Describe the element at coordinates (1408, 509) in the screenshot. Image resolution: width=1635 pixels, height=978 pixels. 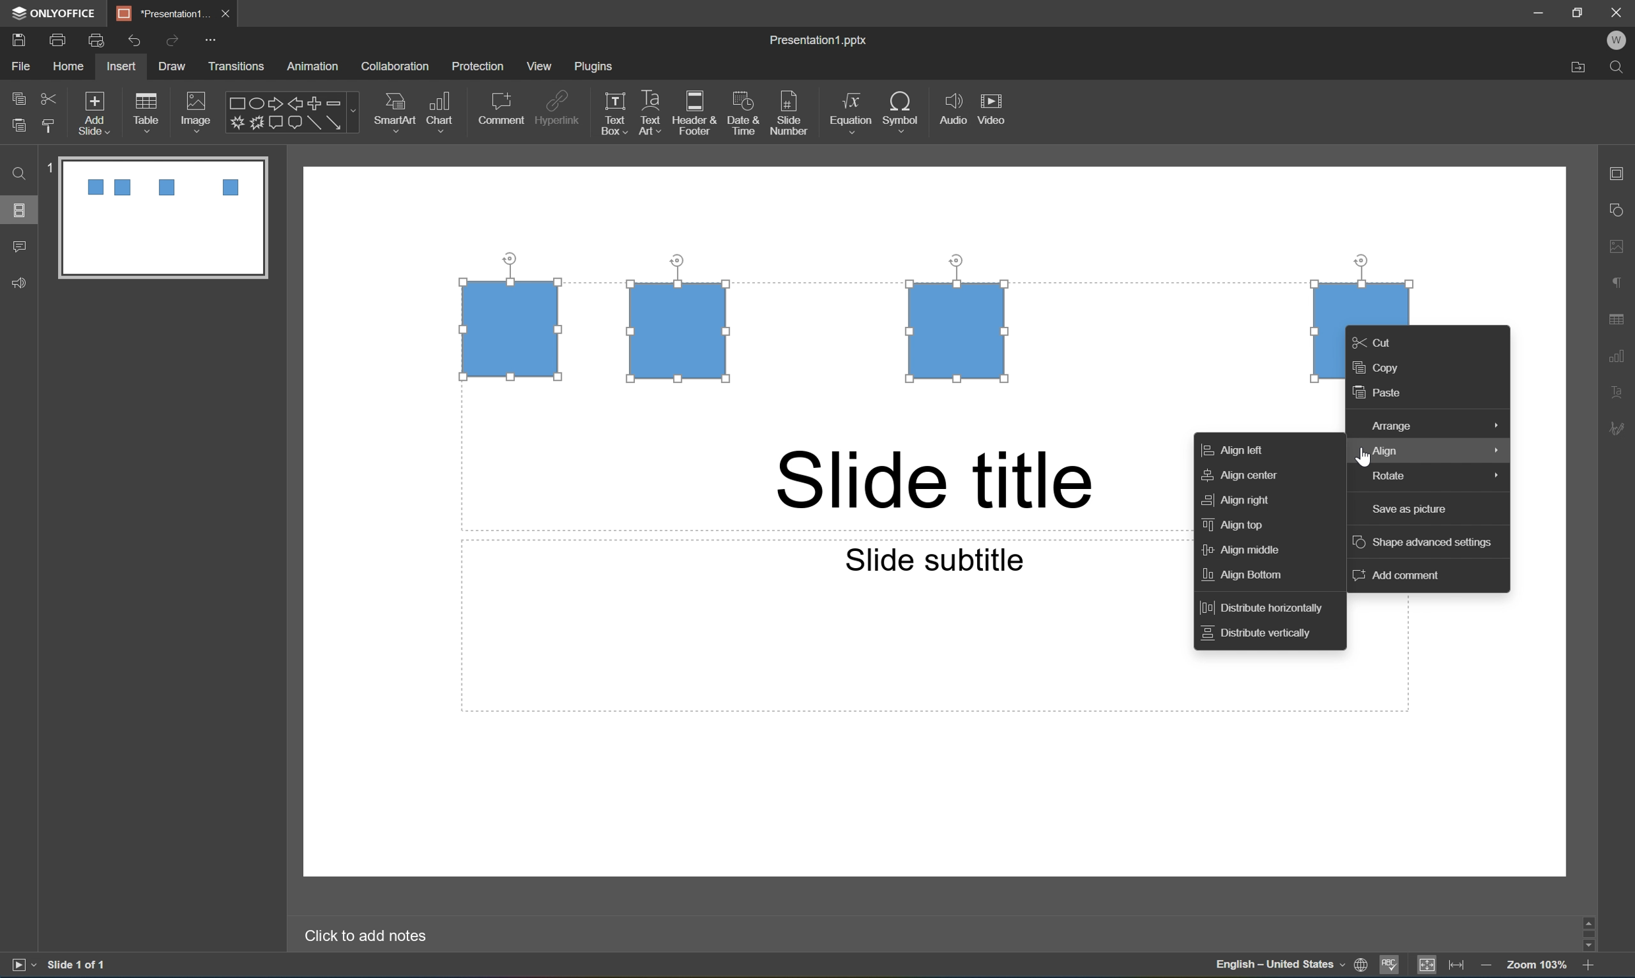
I see `save as picture` at that location.